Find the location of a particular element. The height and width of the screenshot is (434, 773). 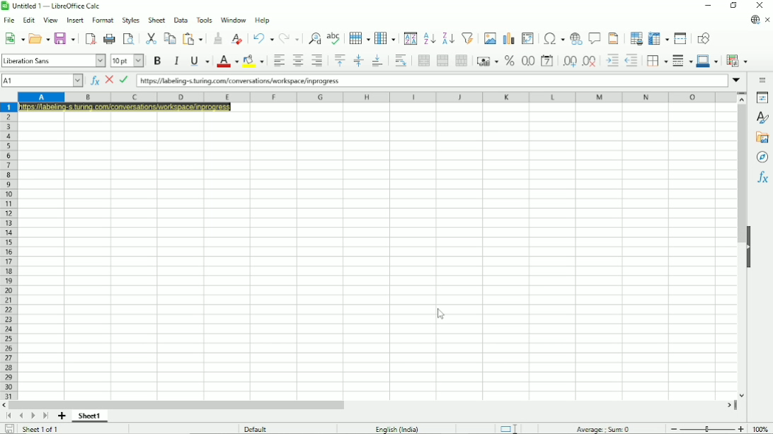

Headers and footers is located at coordinates (613, 38).